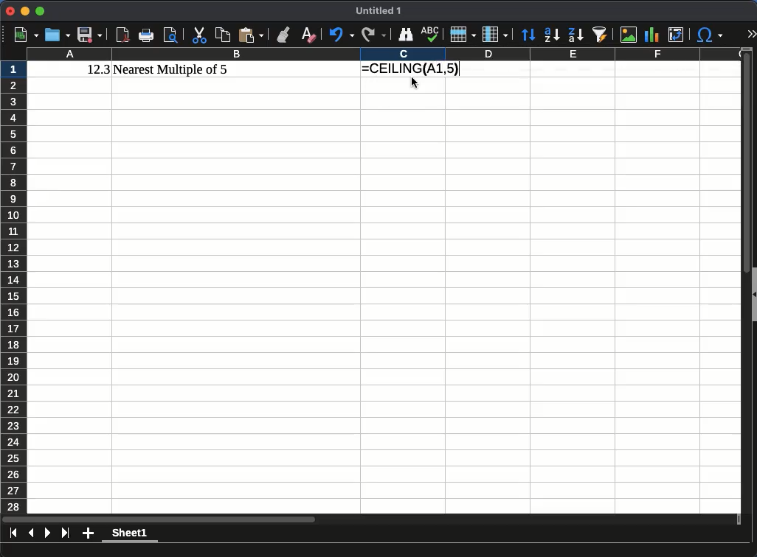  I want to click on maximize, so click(39, 10).